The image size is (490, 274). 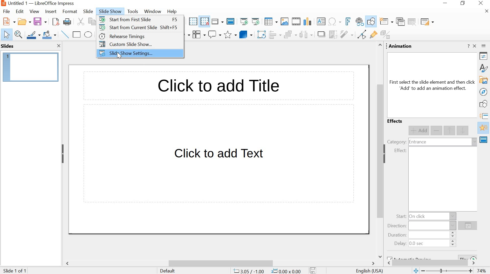 I want to click on direction, so click(x=397, y=226).